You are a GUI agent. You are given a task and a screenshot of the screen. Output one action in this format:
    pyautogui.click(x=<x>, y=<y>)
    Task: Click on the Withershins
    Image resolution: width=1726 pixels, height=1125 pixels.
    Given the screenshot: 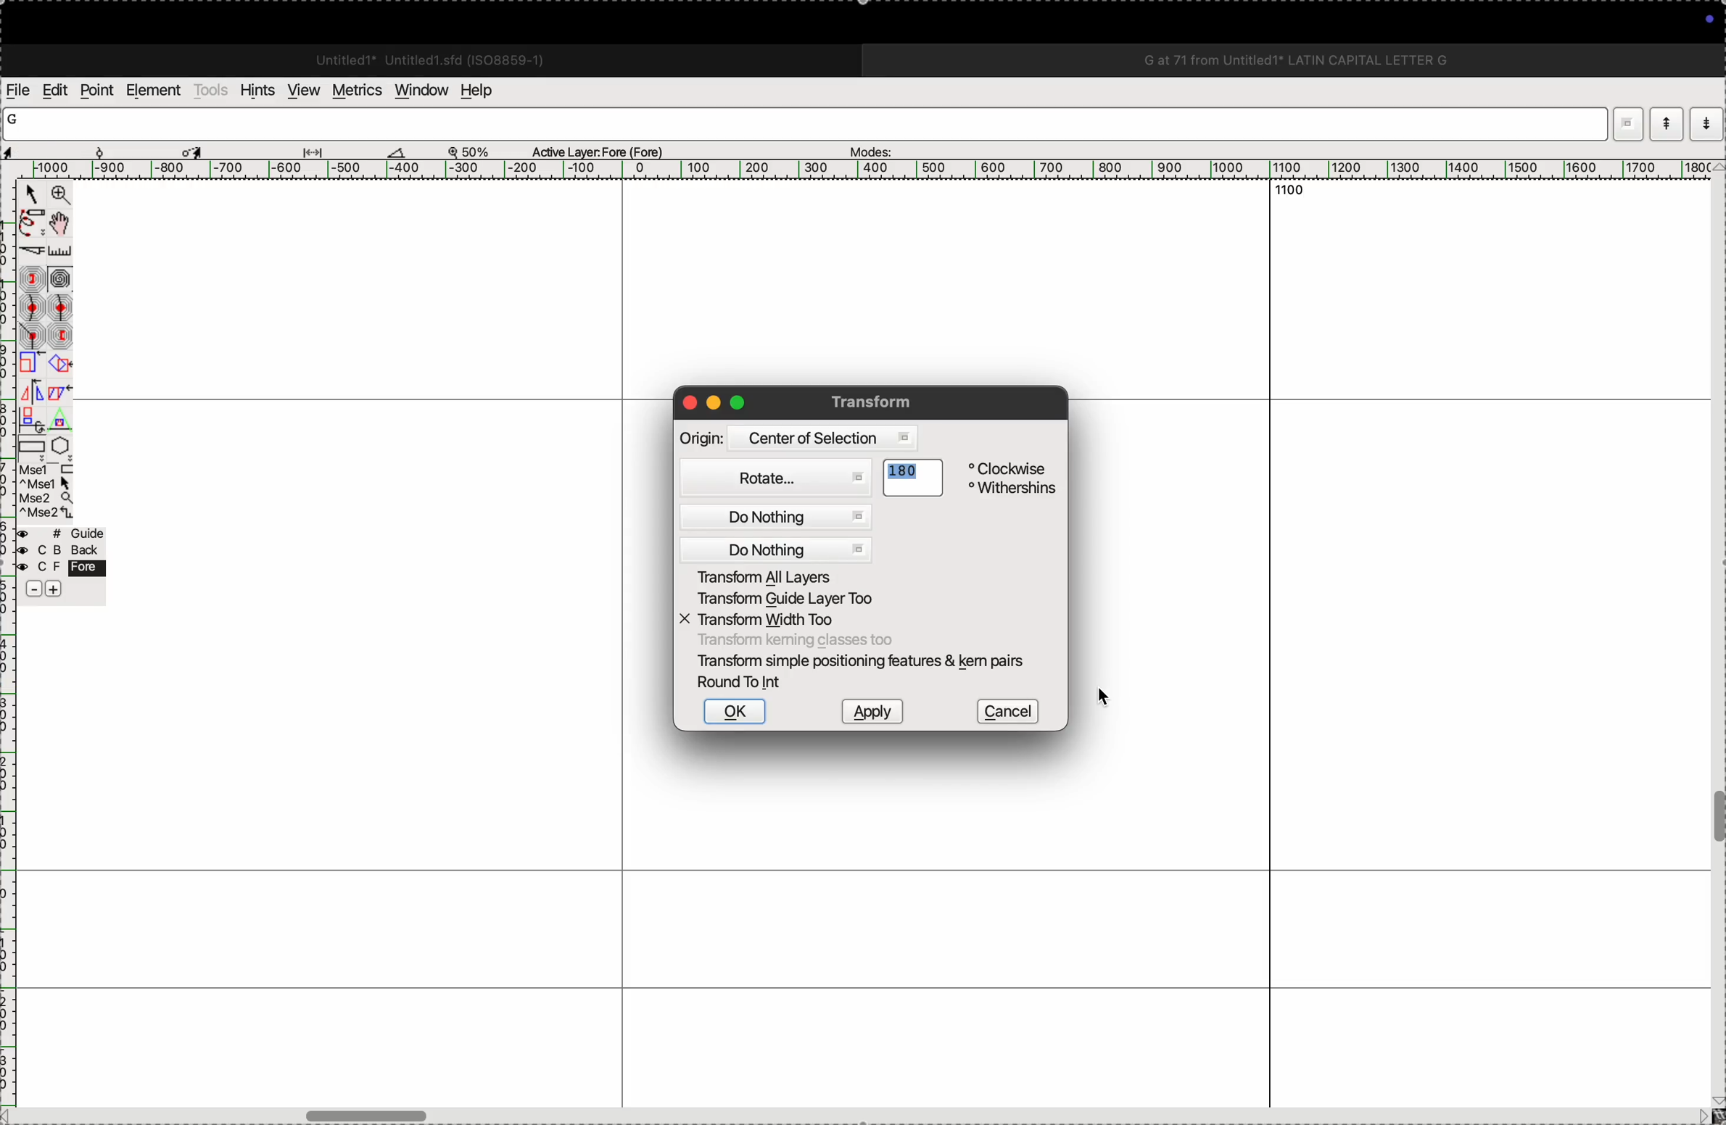 What is the action you would take?
    pyautogui.click(x=1013, y=489)
    